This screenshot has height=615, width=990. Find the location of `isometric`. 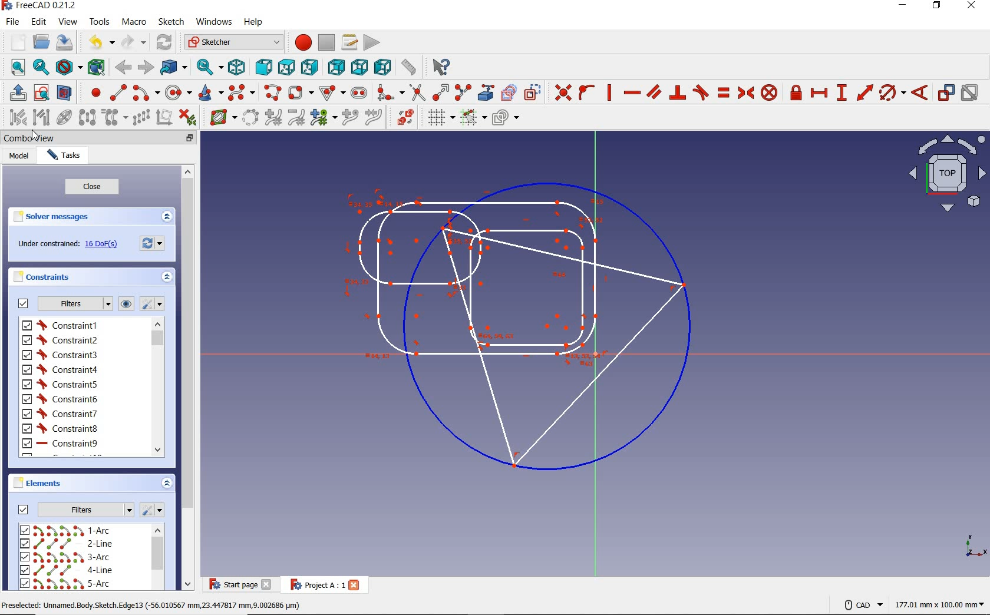

isometric is located at coordinates (237, 67).